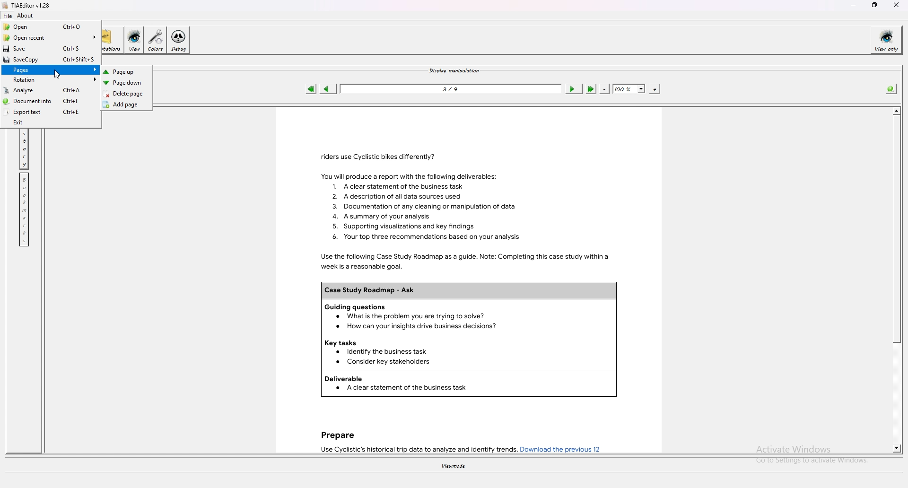 The height and width of the screenshot is (488, 908). What do you see at coordinates (42, 101) in the screenshot?
I see `Document info  Ctrl+|` at bounding box center [42, 101].